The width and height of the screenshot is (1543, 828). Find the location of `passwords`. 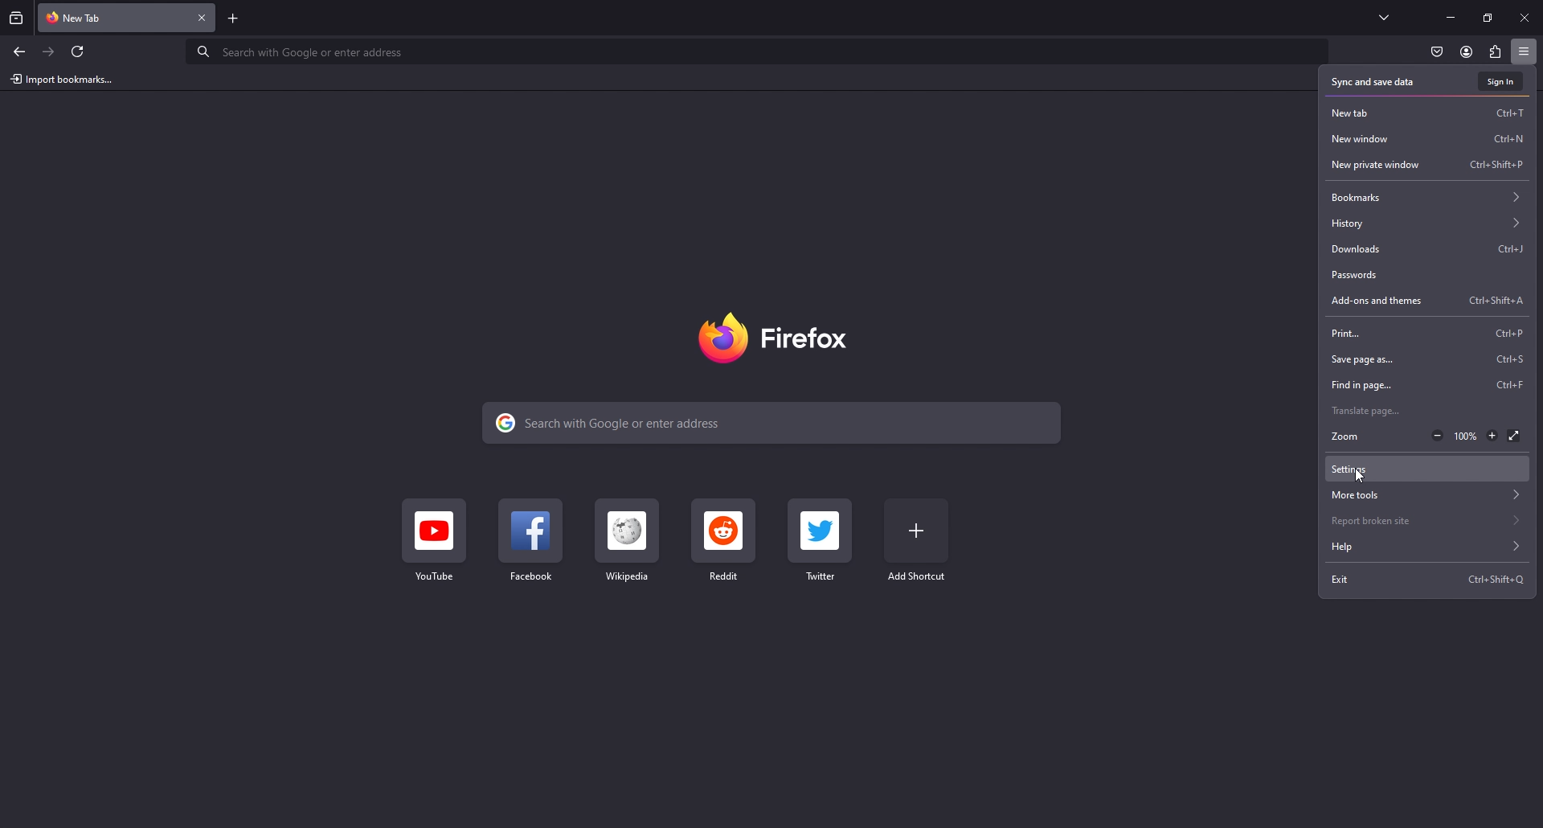

passwords is located at coordinates (1425, 276).